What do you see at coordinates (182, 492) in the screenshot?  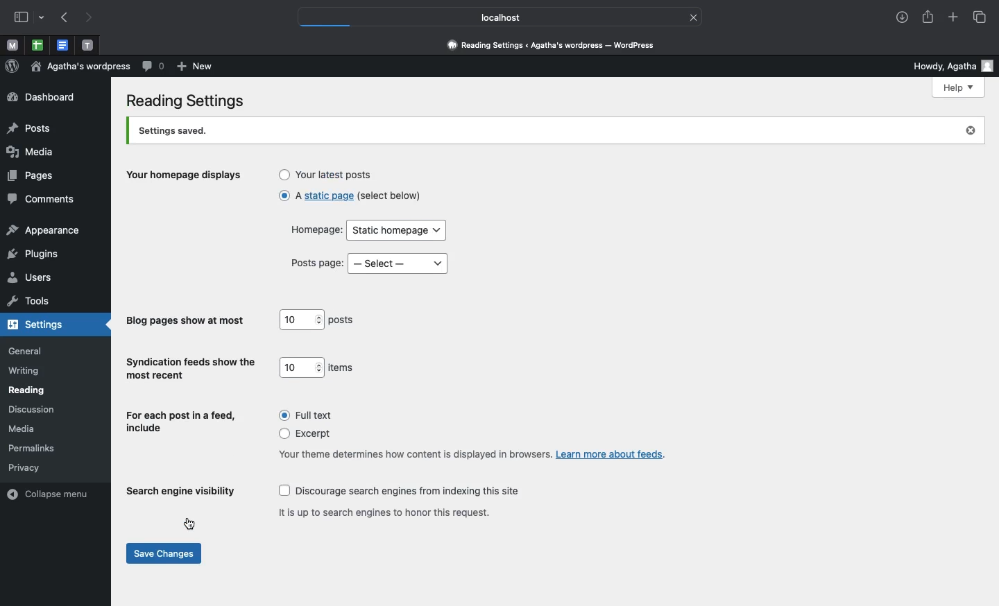 I see `search engine visibility ` at bounding box center [182, 492].